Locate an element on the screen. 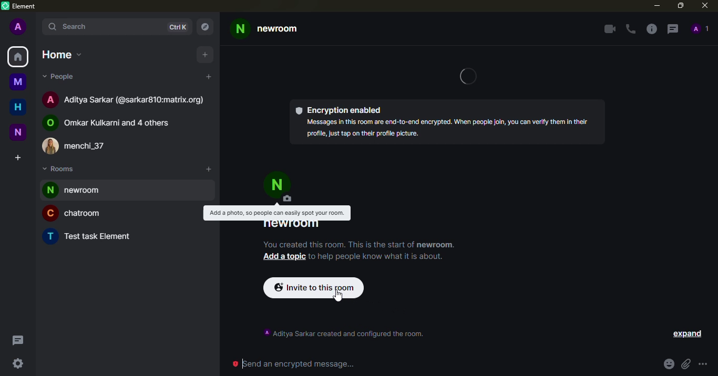 This screenshot has width=718, height=376. home is located at coordinates (63, 55).